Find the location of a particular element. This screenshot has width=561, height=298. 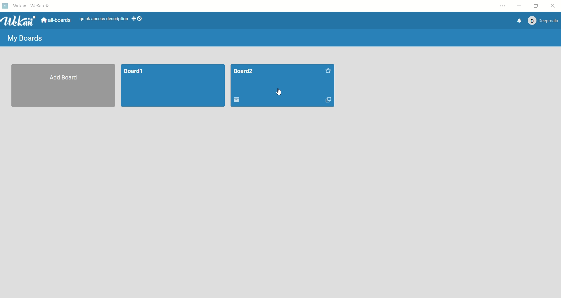

text is located at coordinates (101, 18).